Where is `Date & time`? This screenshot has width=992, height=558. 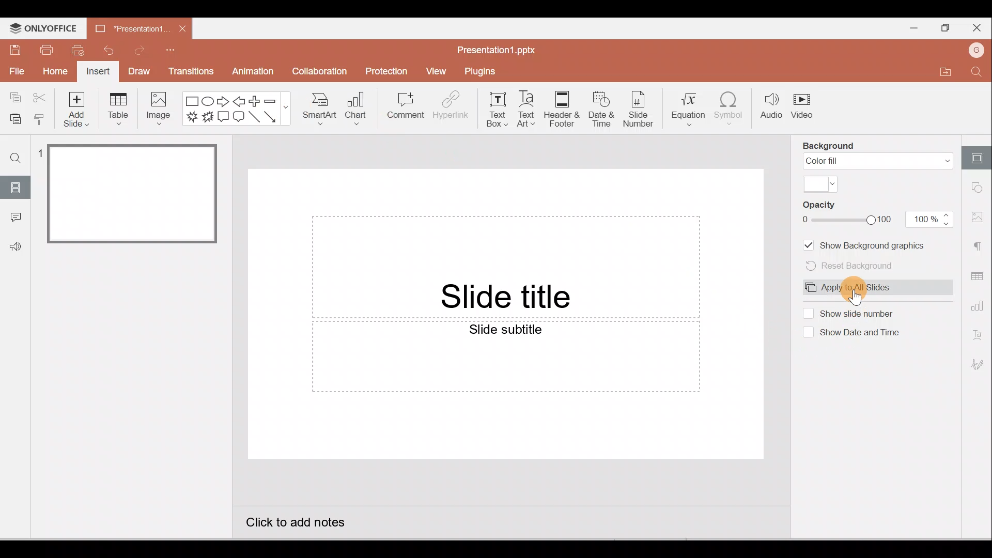
Date & time is located at coordinates (600, 110).